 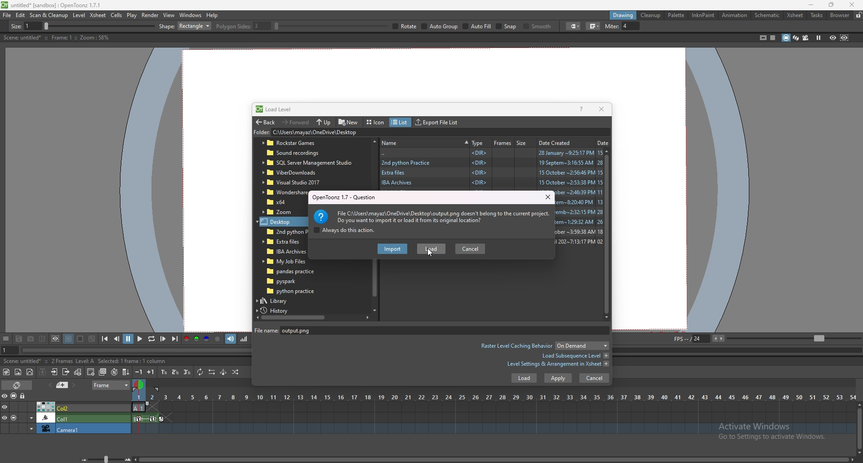 What do you see at coordinates (190, 15) in the screenshot?
I see `windows` at bounding box center [190, 15].